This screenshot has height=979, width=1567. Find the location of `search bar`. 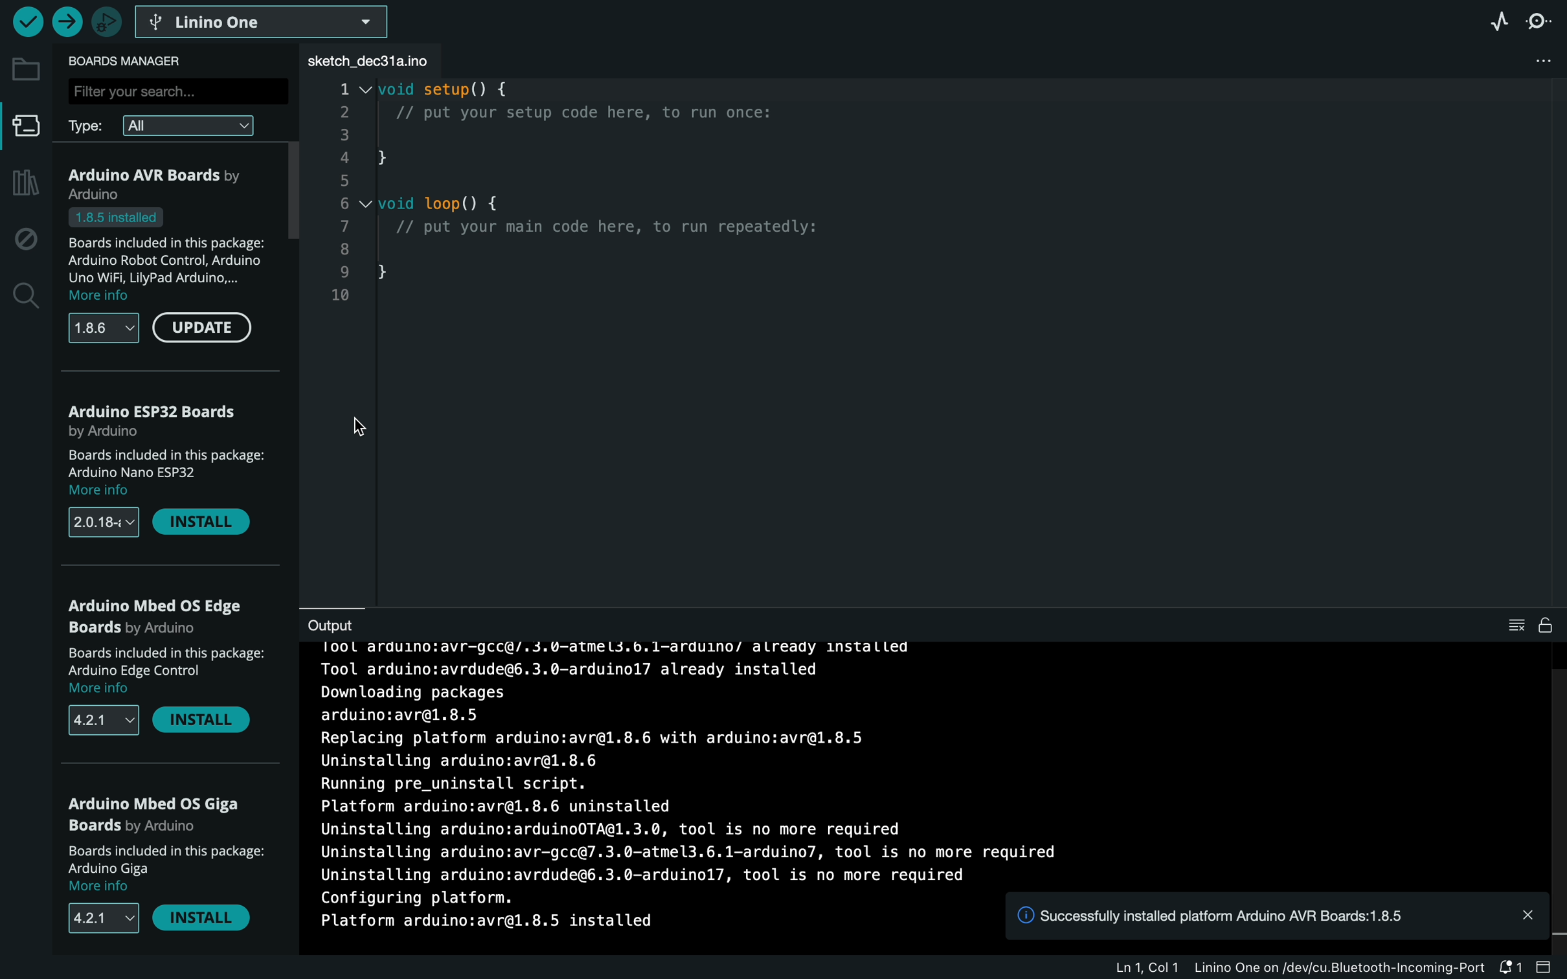

search bar is located at coordinates (175, 90).